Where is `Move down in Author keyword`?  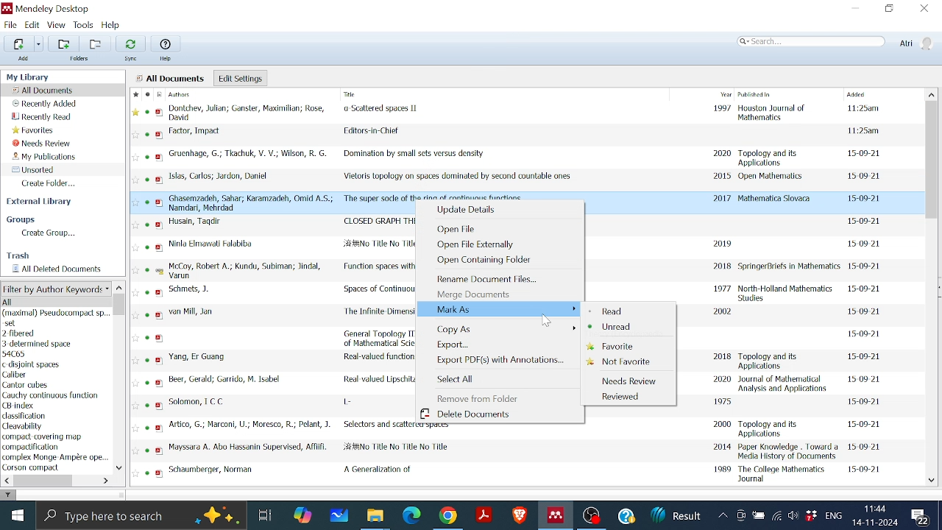 Move down in Author keyword is located at coordinates (118, 466).